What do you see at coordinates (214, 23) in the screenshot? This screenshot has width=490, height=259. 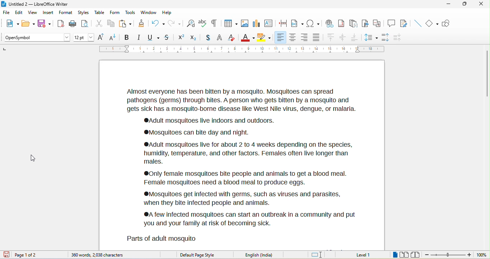 I see `toggle formatting marks` at bounding box center [214, 23].